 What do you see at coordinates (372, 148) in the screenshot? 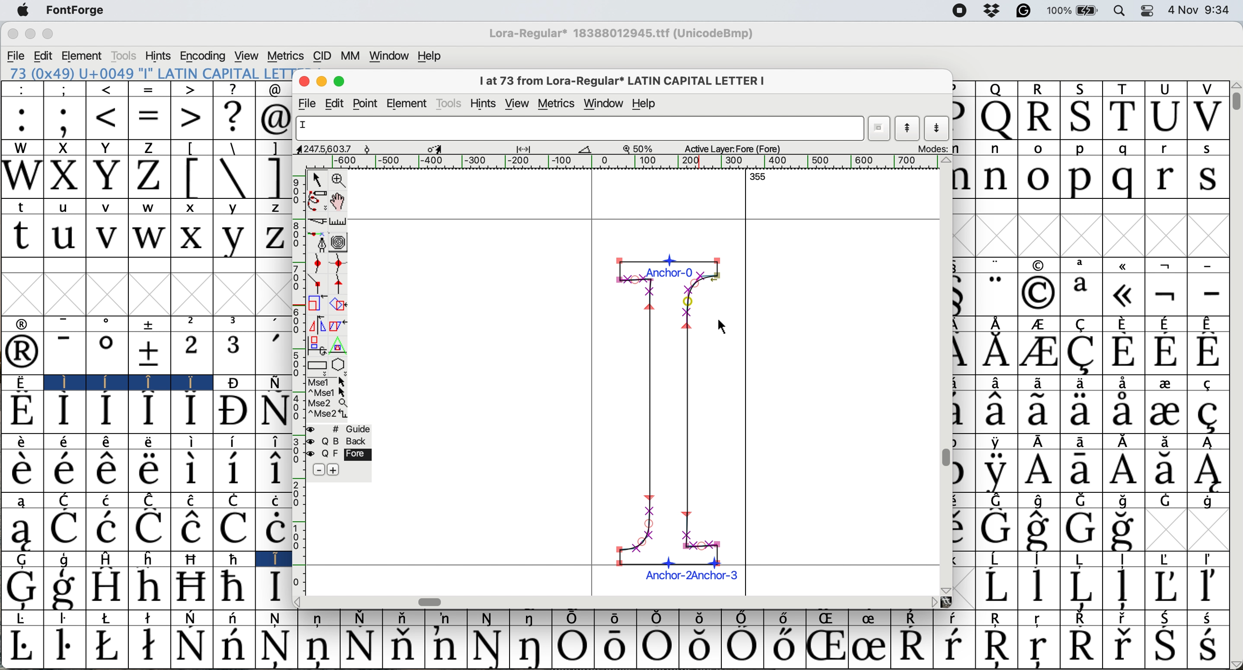
I see `` at bounding box center [372, 148].